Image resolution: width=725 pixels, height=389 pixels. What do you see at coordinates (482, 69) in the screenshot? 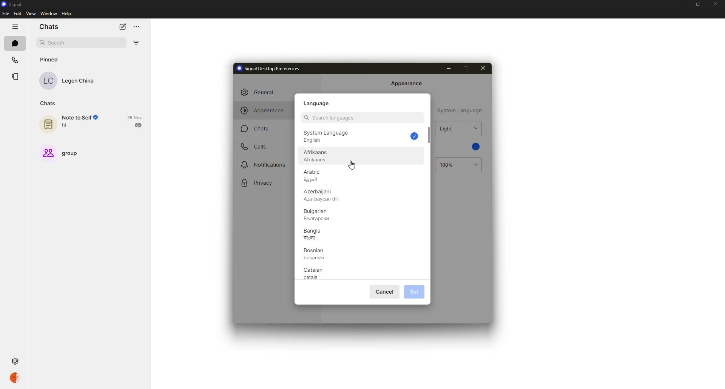
I see `close` at bounding box center [482, 69].